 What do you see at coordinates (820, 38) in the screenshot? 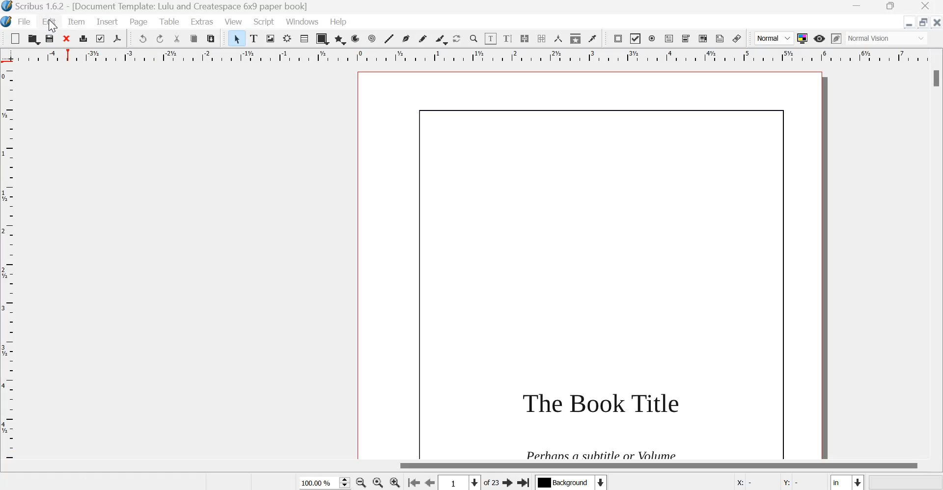
I see `Preview Mode` at bounding box center [820, 38].